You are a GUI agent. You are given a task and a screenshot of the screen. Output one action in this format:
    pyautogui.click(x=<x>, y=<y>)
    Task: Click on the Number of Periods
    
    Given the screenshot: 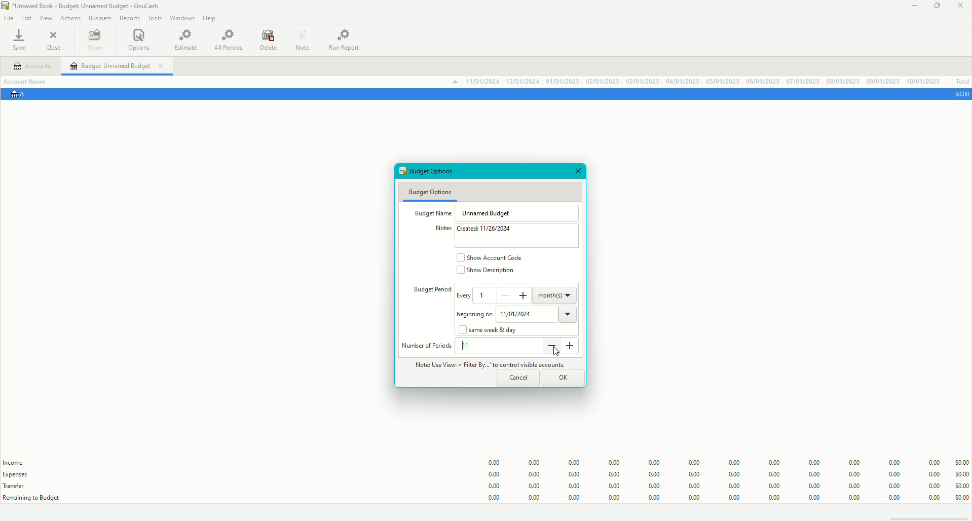 What is the action you would take?
    pyautogui.click(x=427, y=346)
    